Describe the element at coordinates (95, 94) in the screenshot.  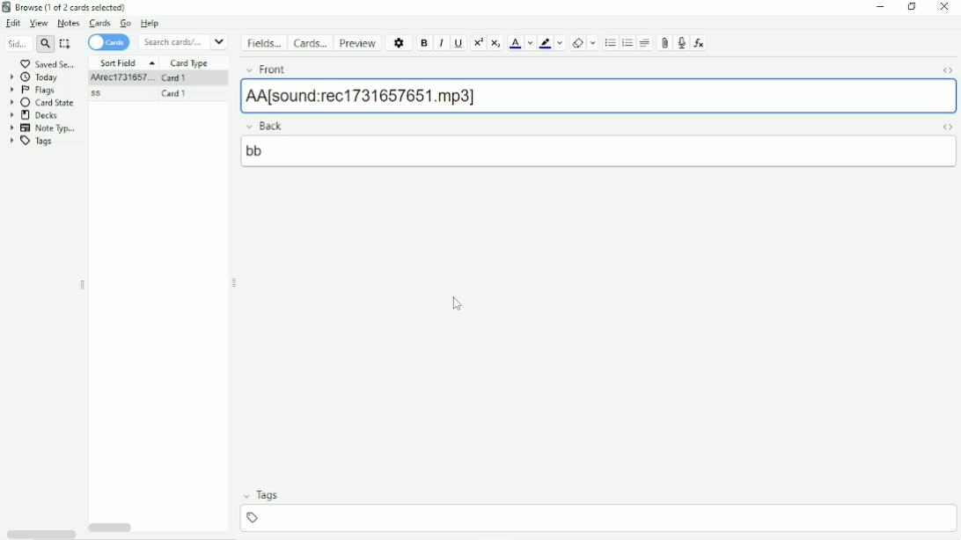
I see `ss` at that location.